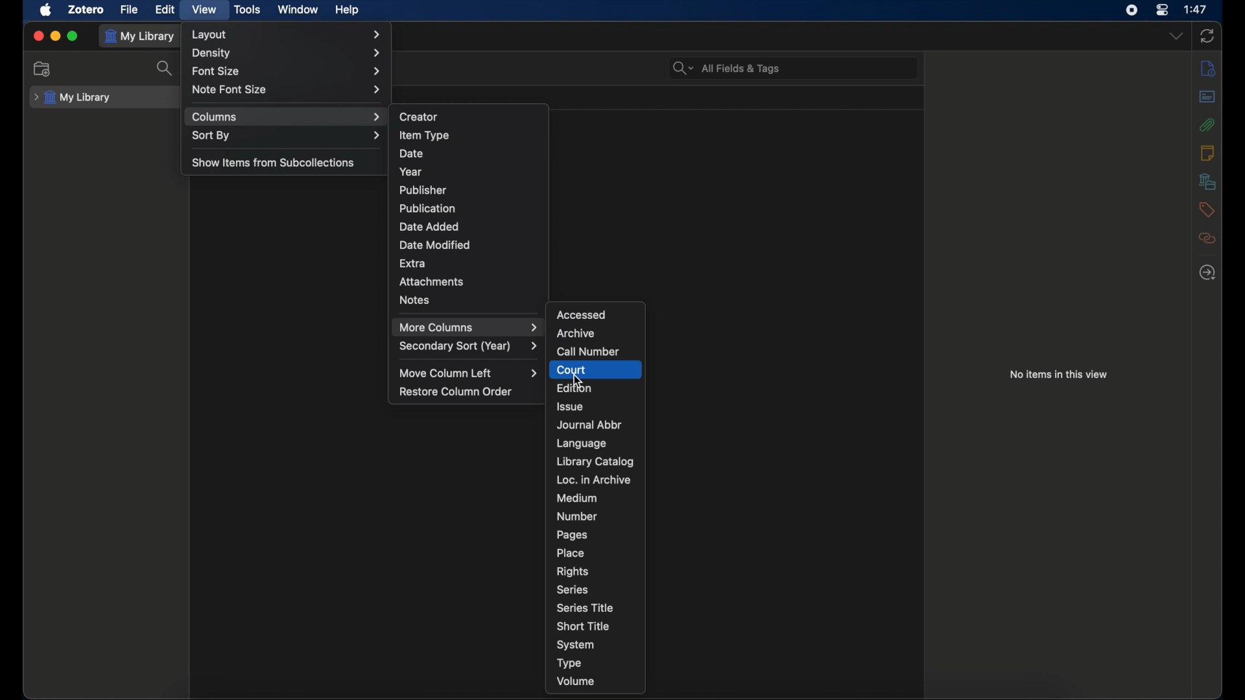 This screenshot has width=1245, height=700. What do you see at coordinates (287, 89) in the screenshot?
I see `note font size` at bounding box center [287, 89].